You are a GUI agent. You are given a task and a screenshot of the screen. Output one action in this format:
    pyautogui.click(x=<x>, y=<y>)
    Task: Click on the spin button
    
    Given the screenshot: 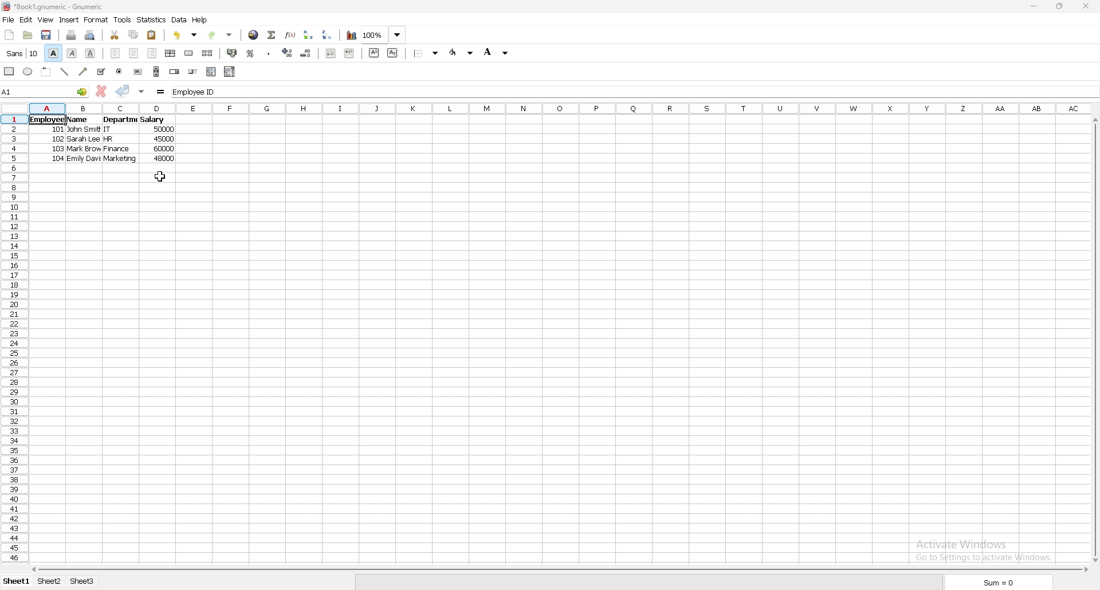 What is the action you would take?
    pyautogui.click(x=175, y=71)
    